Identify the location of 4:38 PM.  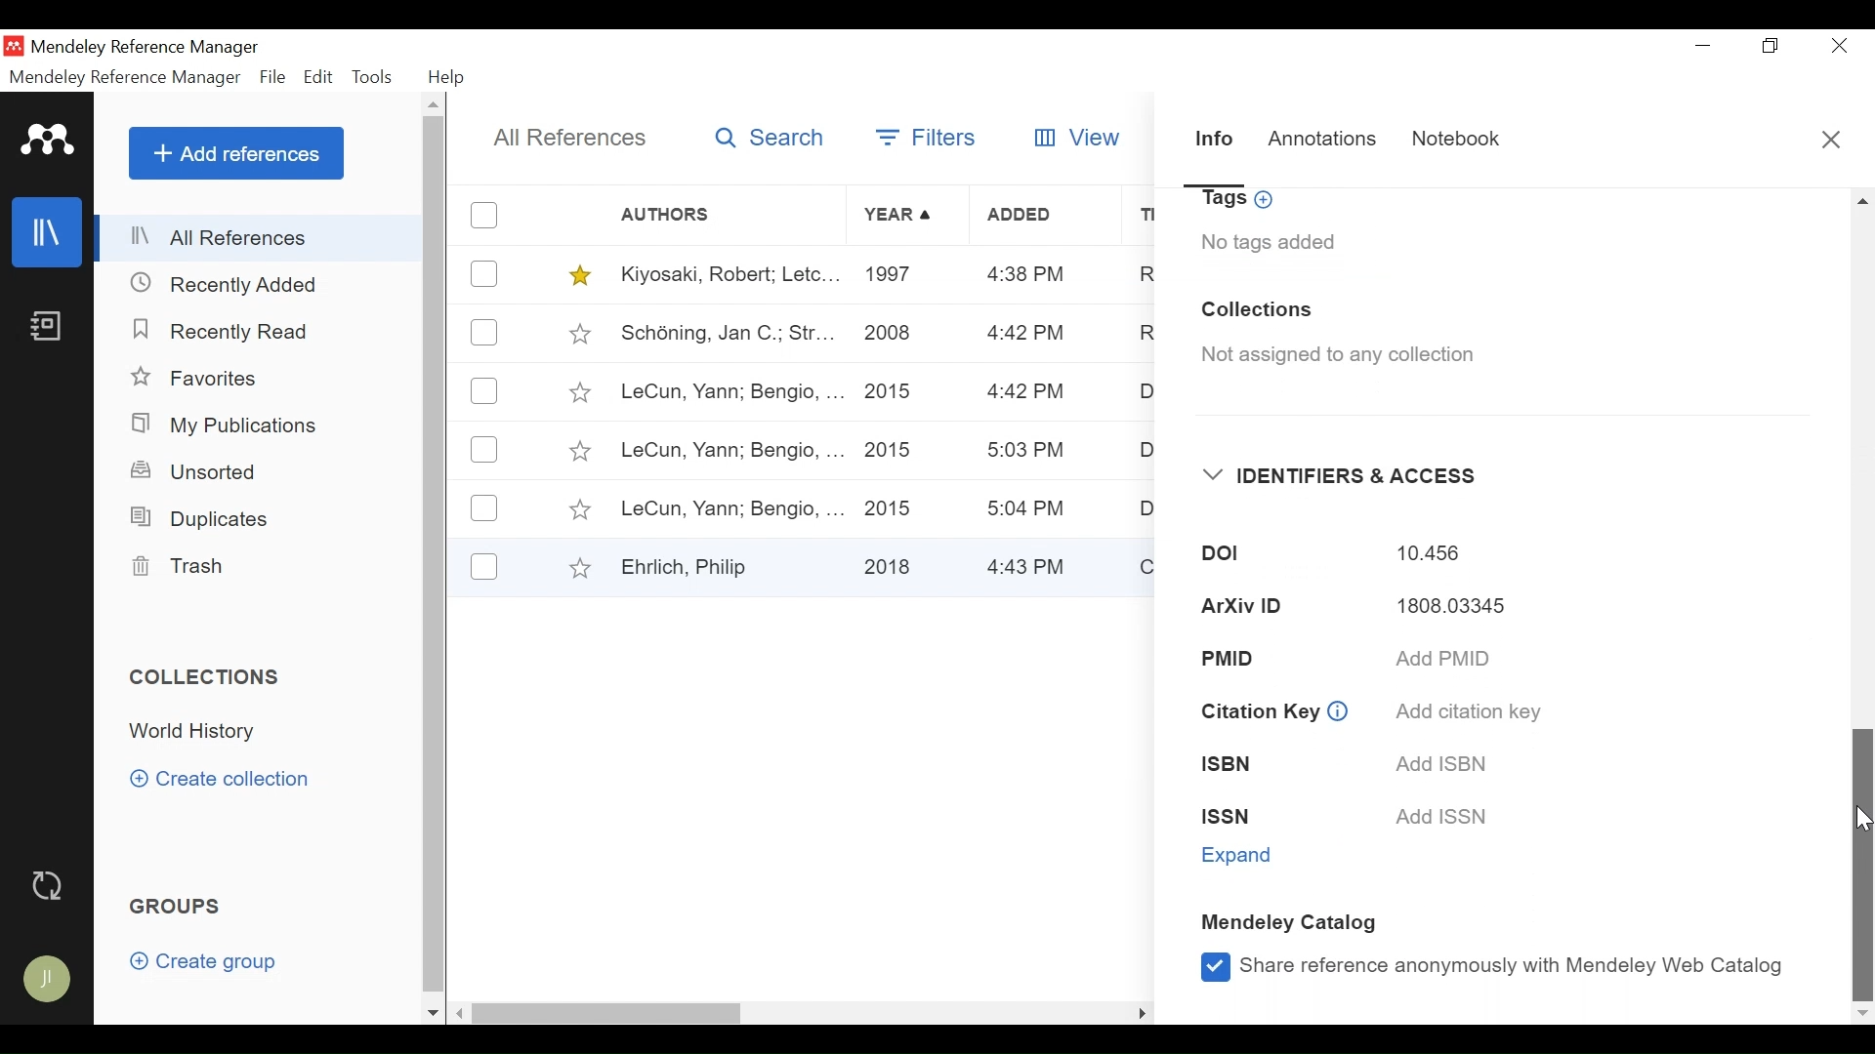
(1027, 277).